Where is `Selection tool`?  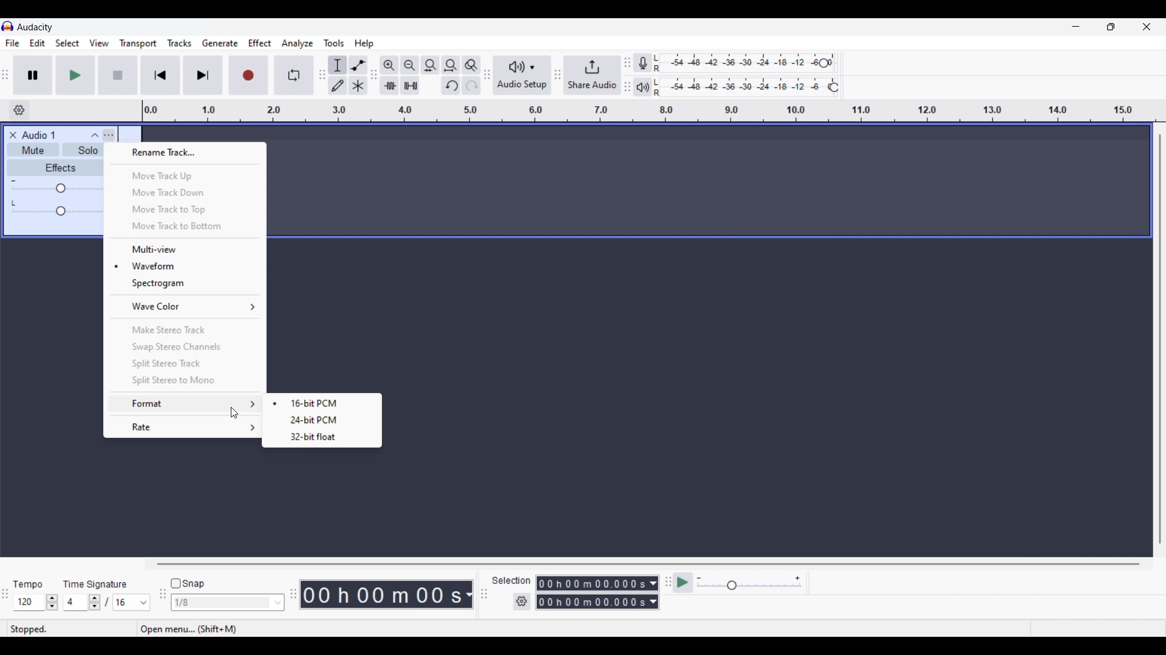 Selection tool is located at coordinates (338, 65).